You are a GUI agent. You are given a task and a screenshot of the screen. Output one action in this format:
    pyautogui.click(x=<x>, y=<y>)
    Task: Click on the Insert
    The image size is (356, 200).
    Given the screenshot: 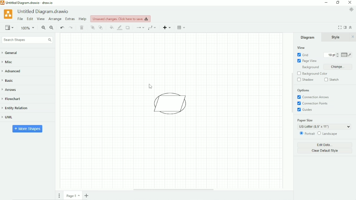 What is the action you would take?
    pyautogui.click(x=168, y=27)
    